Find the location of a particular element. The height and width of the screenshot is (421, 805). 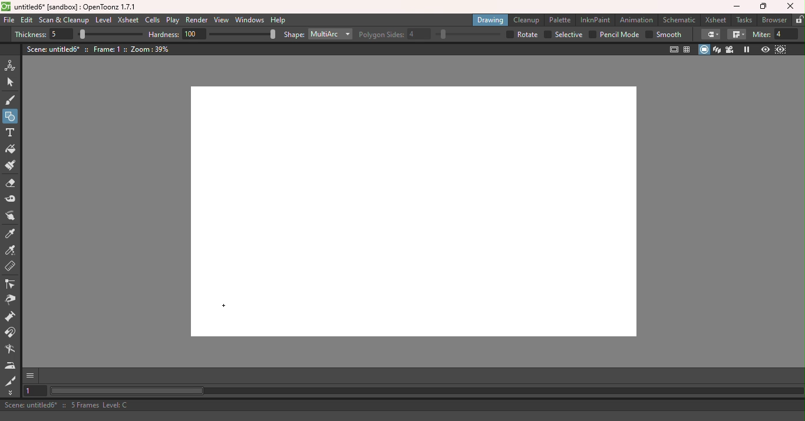

Canvas is located at coordinates (411, 209).